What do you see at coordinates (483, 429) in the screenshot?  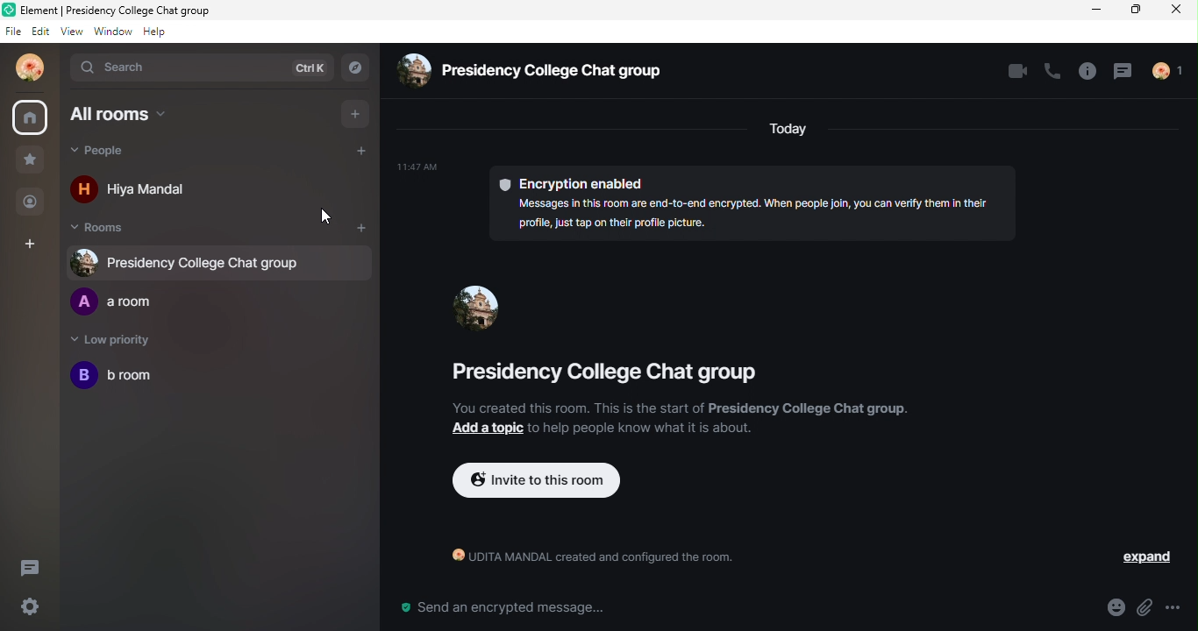 I see `‘Add a topic` at bounding box center [483, 429].